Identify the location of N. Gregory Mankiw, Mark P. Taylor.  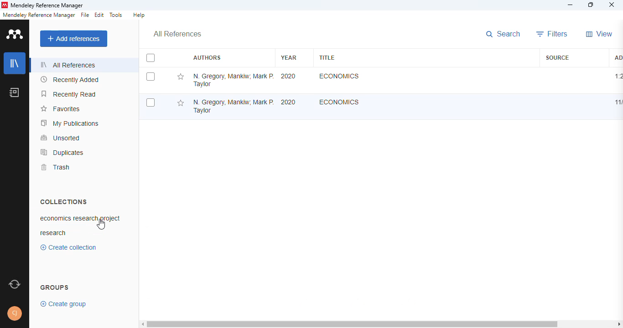
(232, 104).